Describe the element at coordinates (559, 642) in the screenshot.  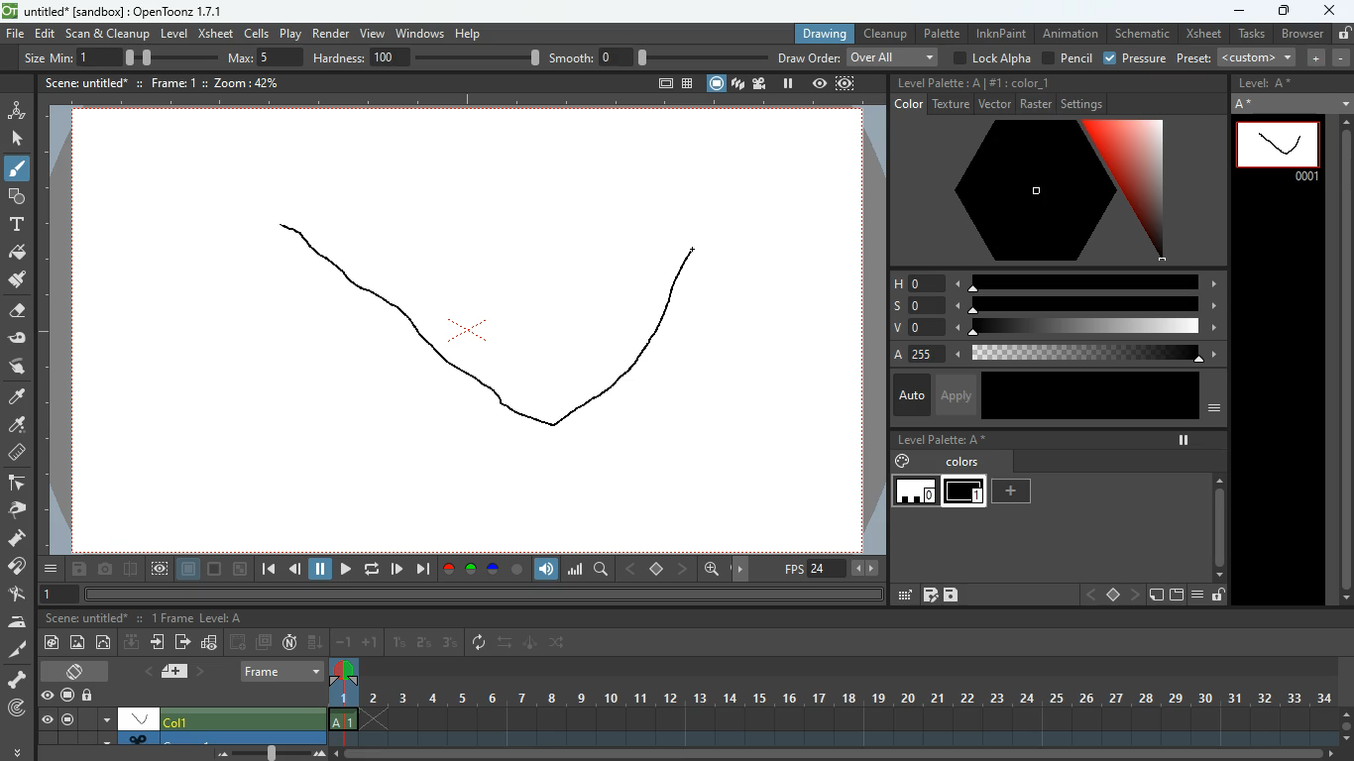
I see `swap` at that location.